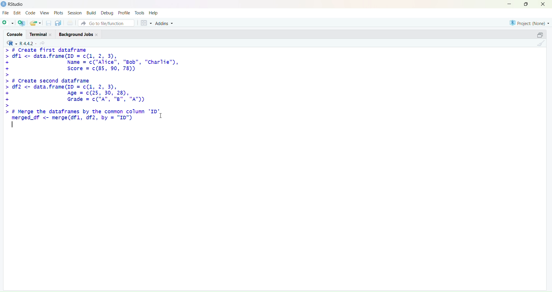  I want to click on Console, so click(15, 34).